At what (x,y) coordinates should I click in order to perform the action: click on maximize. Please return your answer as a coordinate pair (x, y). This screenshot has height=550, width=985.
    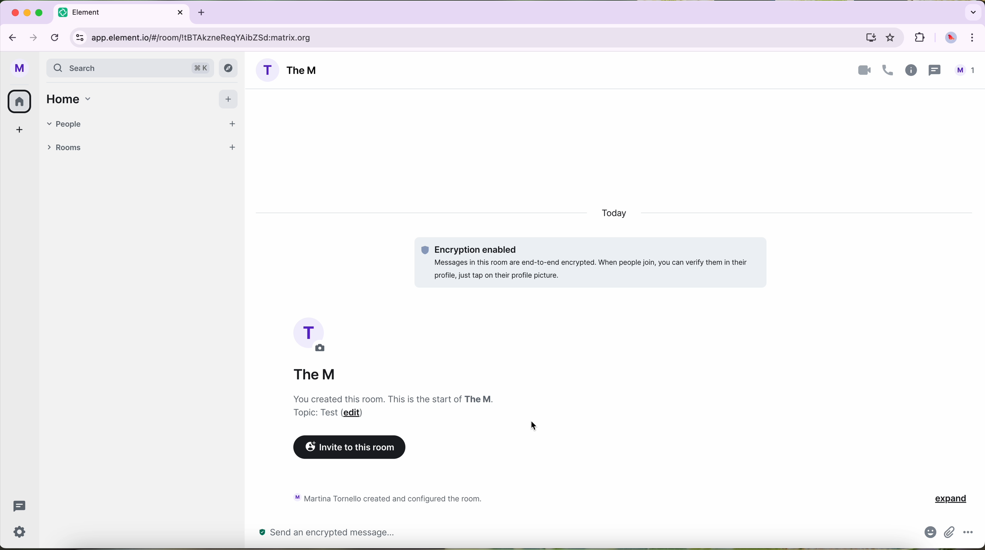
    Looking at the image, I should click on (40, 12).